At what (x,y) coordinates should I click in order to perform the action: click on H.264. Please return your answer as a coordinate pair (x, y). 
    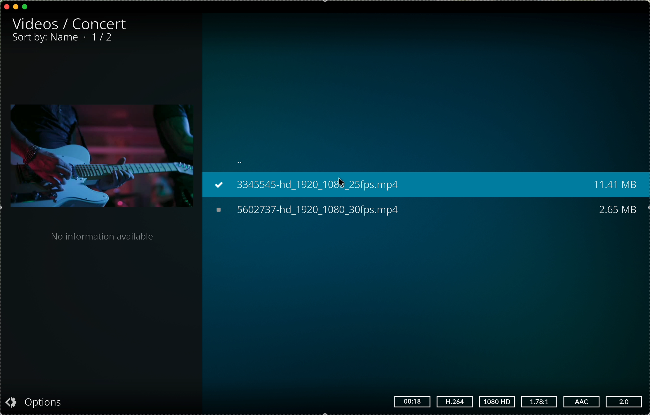
    Looking at the image, I should click on (455, 401).